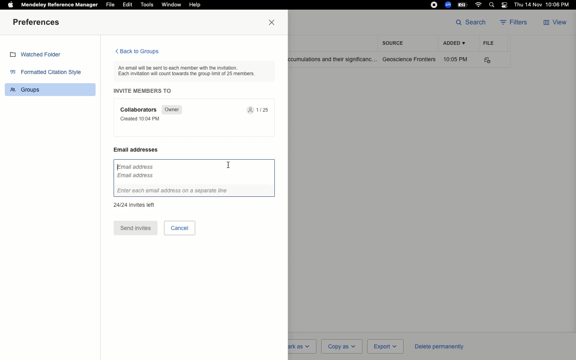 Image resolution: width=576 pixels, height=360 pixels. Describe the element at coordinates (493, 60) in the screenshot. I see `PDF` at that location.